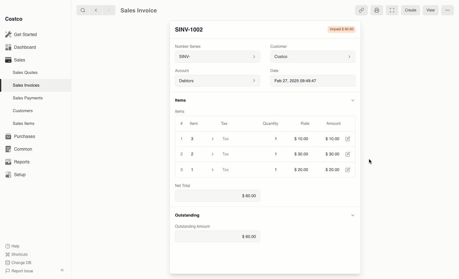 The image size is (459, 279). What do you see at coordinates (449, 11) in the screenshot?
I see `More options ` at bounding box center [449, 11].